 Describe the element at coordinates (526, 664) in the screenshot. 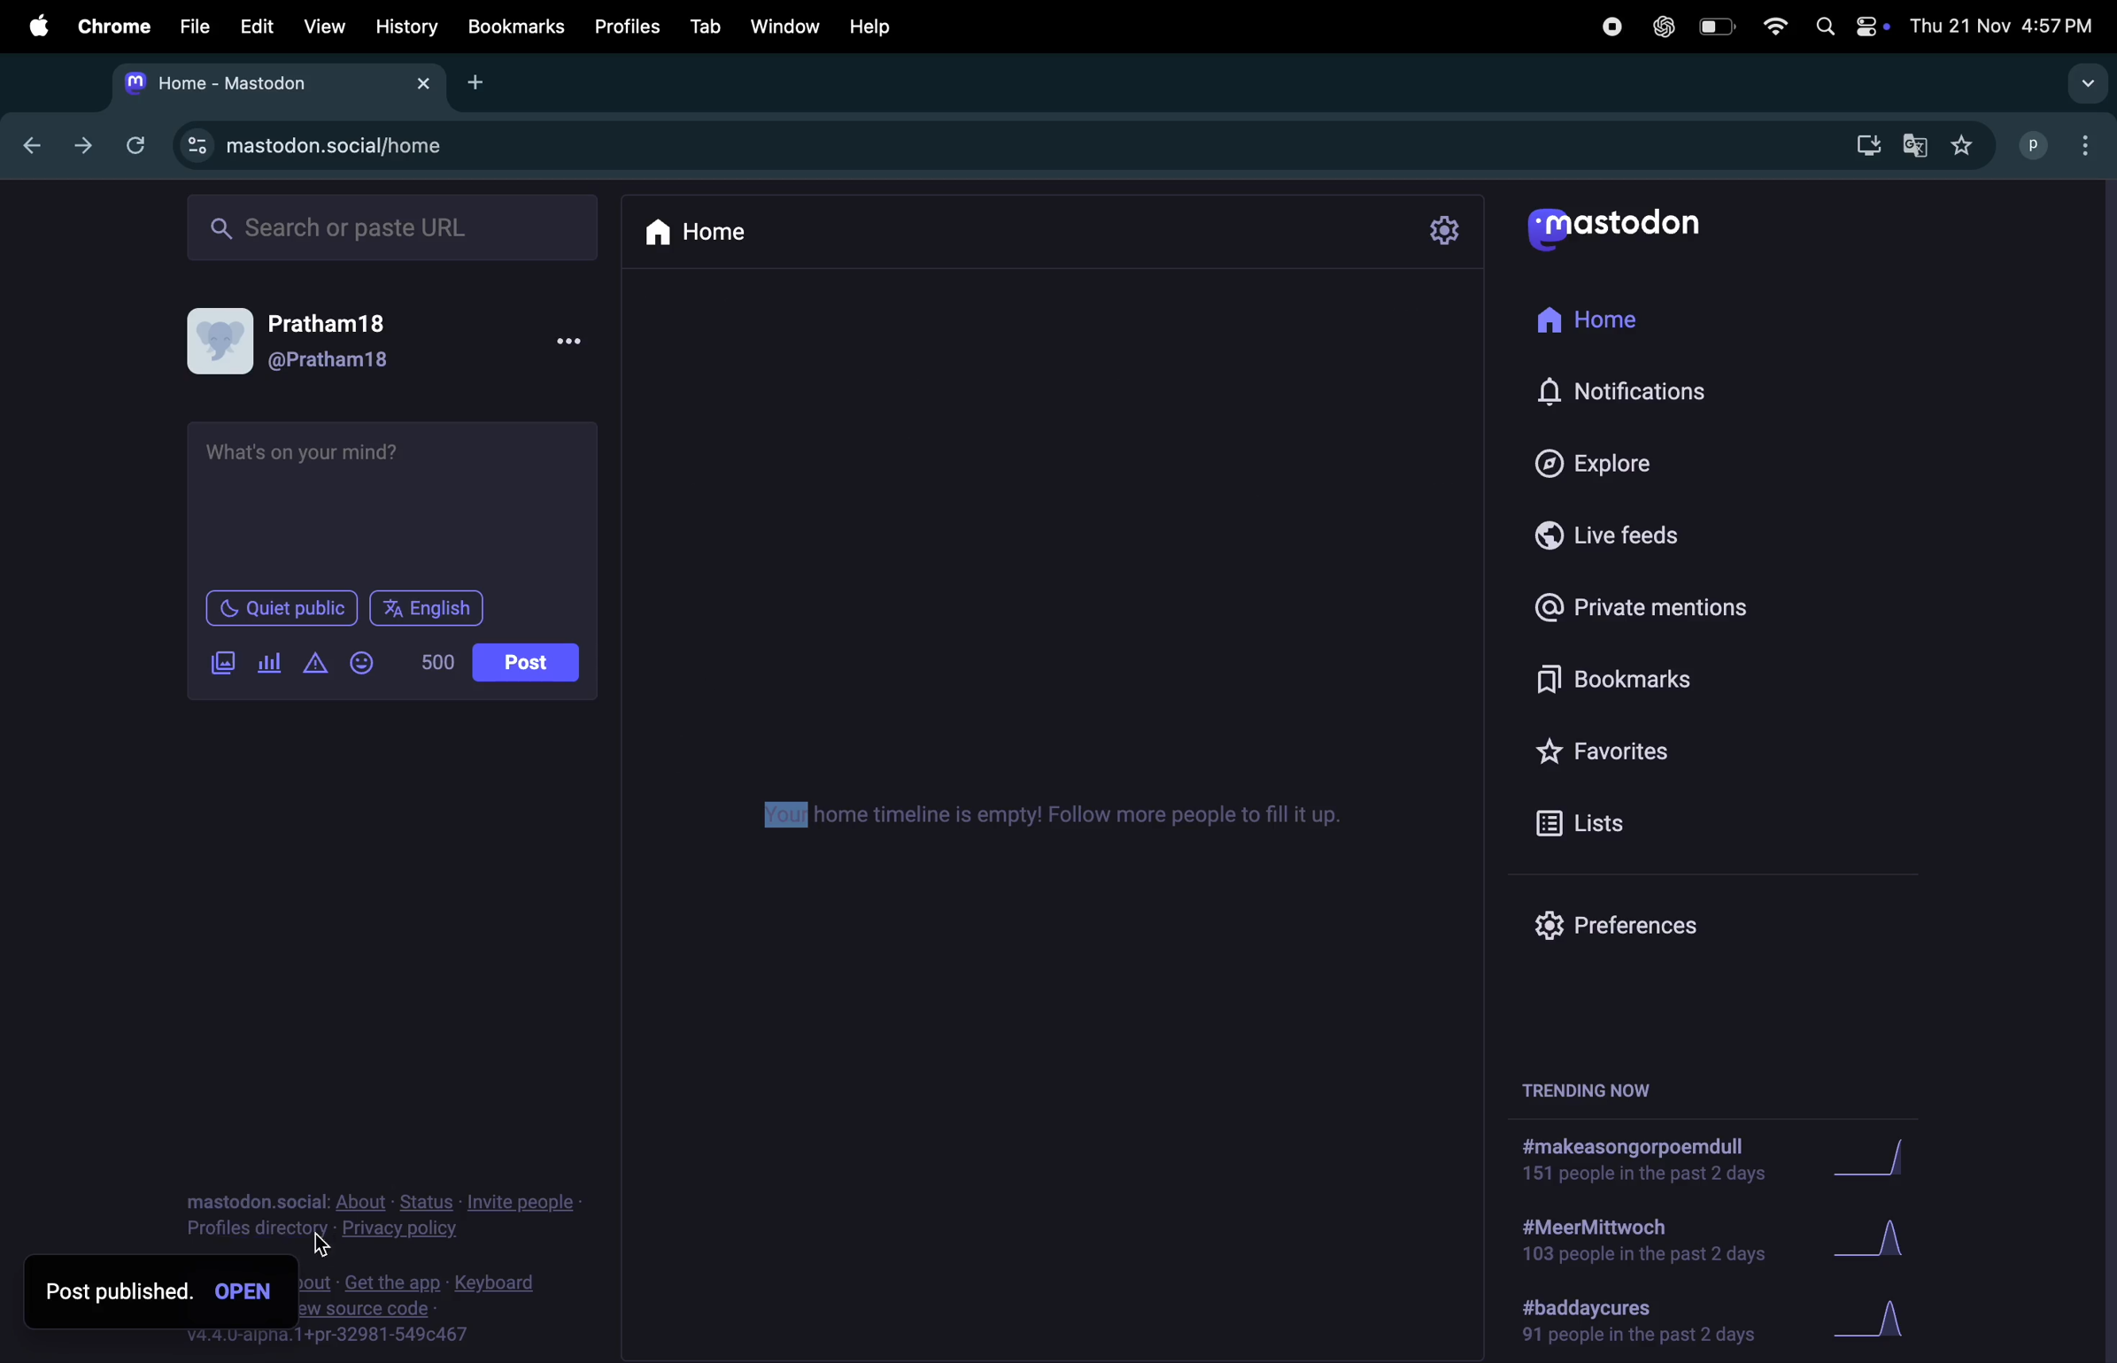

I see `post` at that location.